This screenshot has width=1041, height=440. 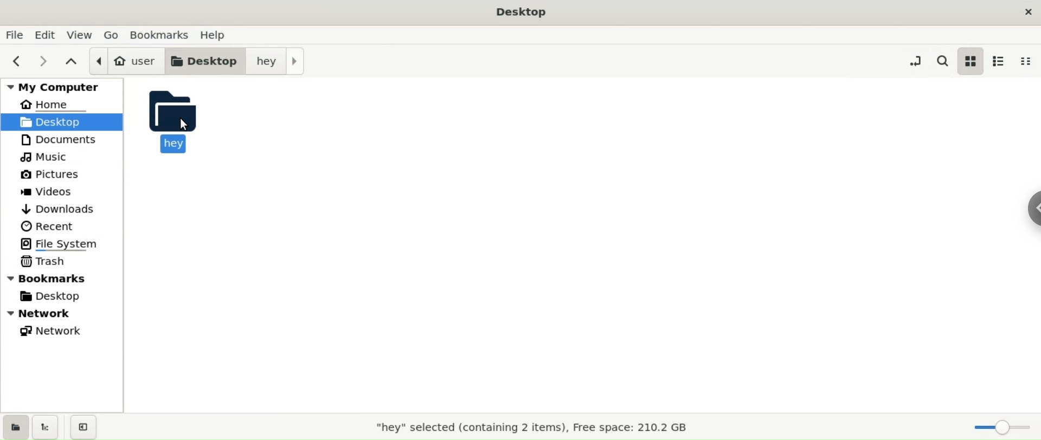 What do you see at coordinates (1026, 11) in the screenshot?
I see `close` at bounding box center [1026, 11].